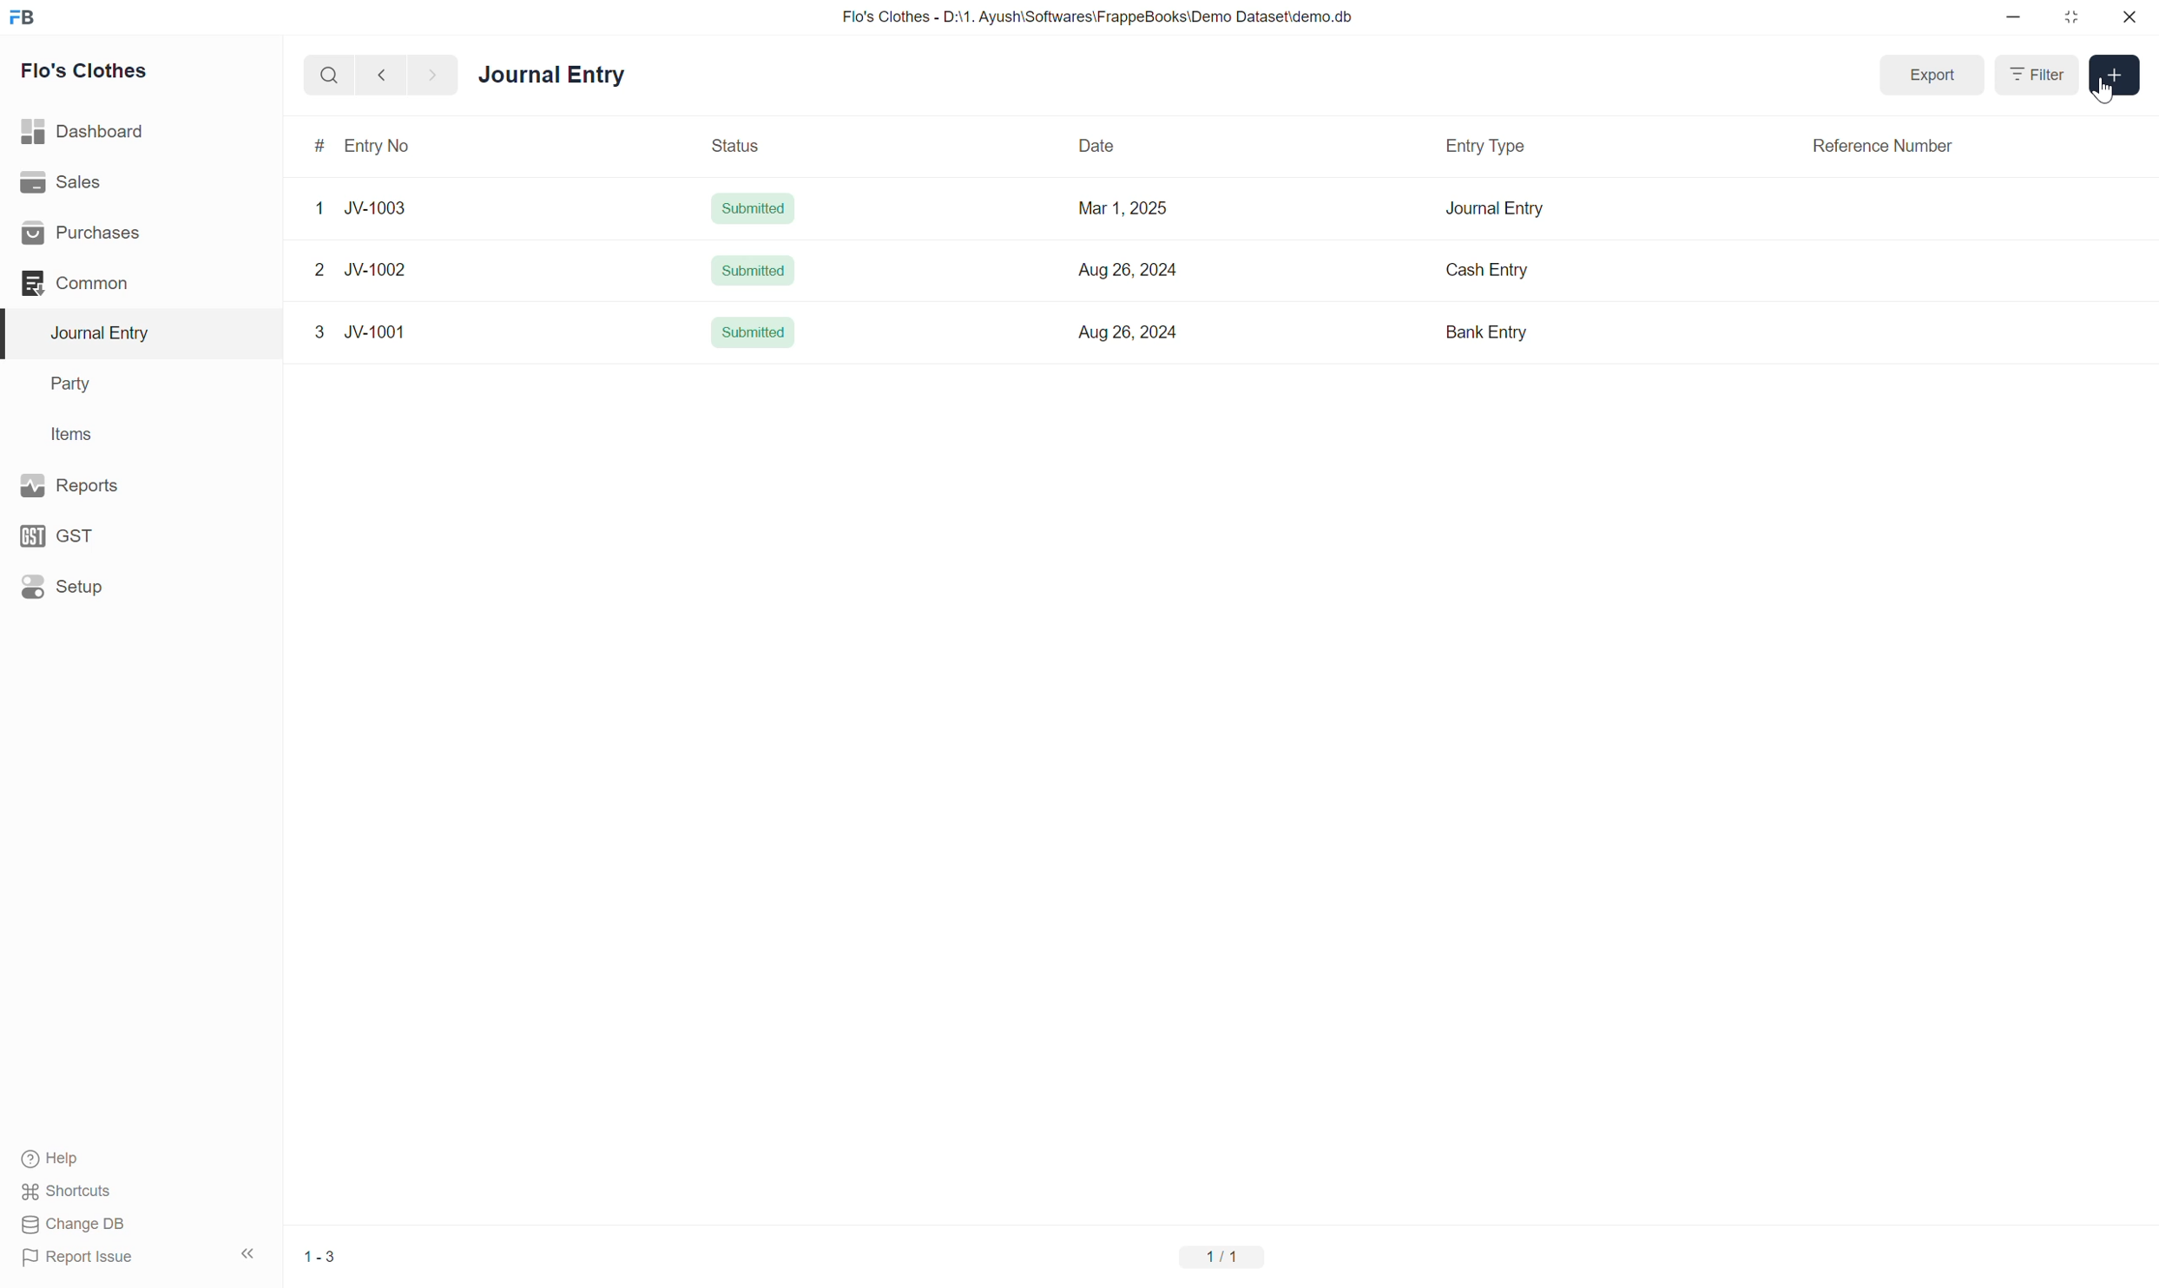 The height and width of the screenshot is (1288, 2159). What do you see at coordinates (70, 433) in the screenshot?
I see `Items` at bounding box center [70, 433].